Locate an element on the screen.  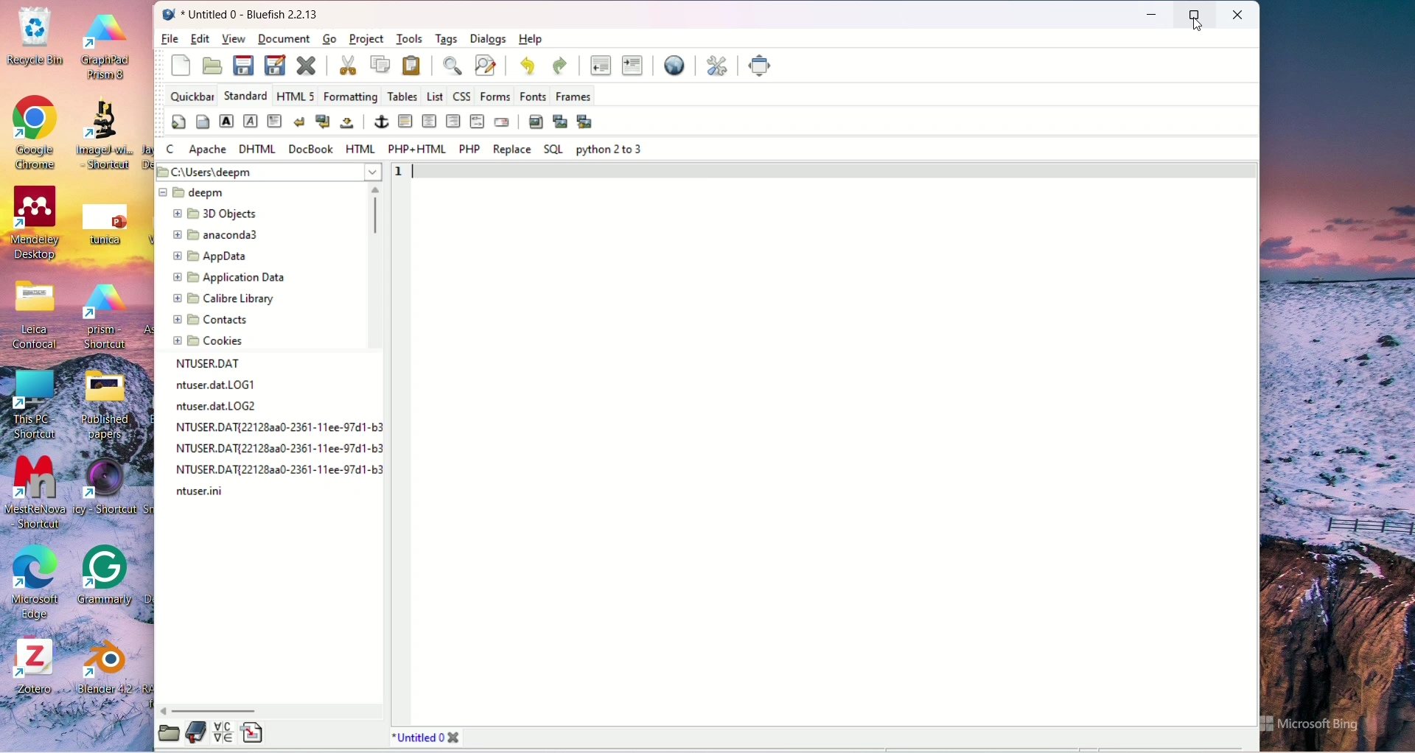
paragraph is located at coordinates (275, 120).